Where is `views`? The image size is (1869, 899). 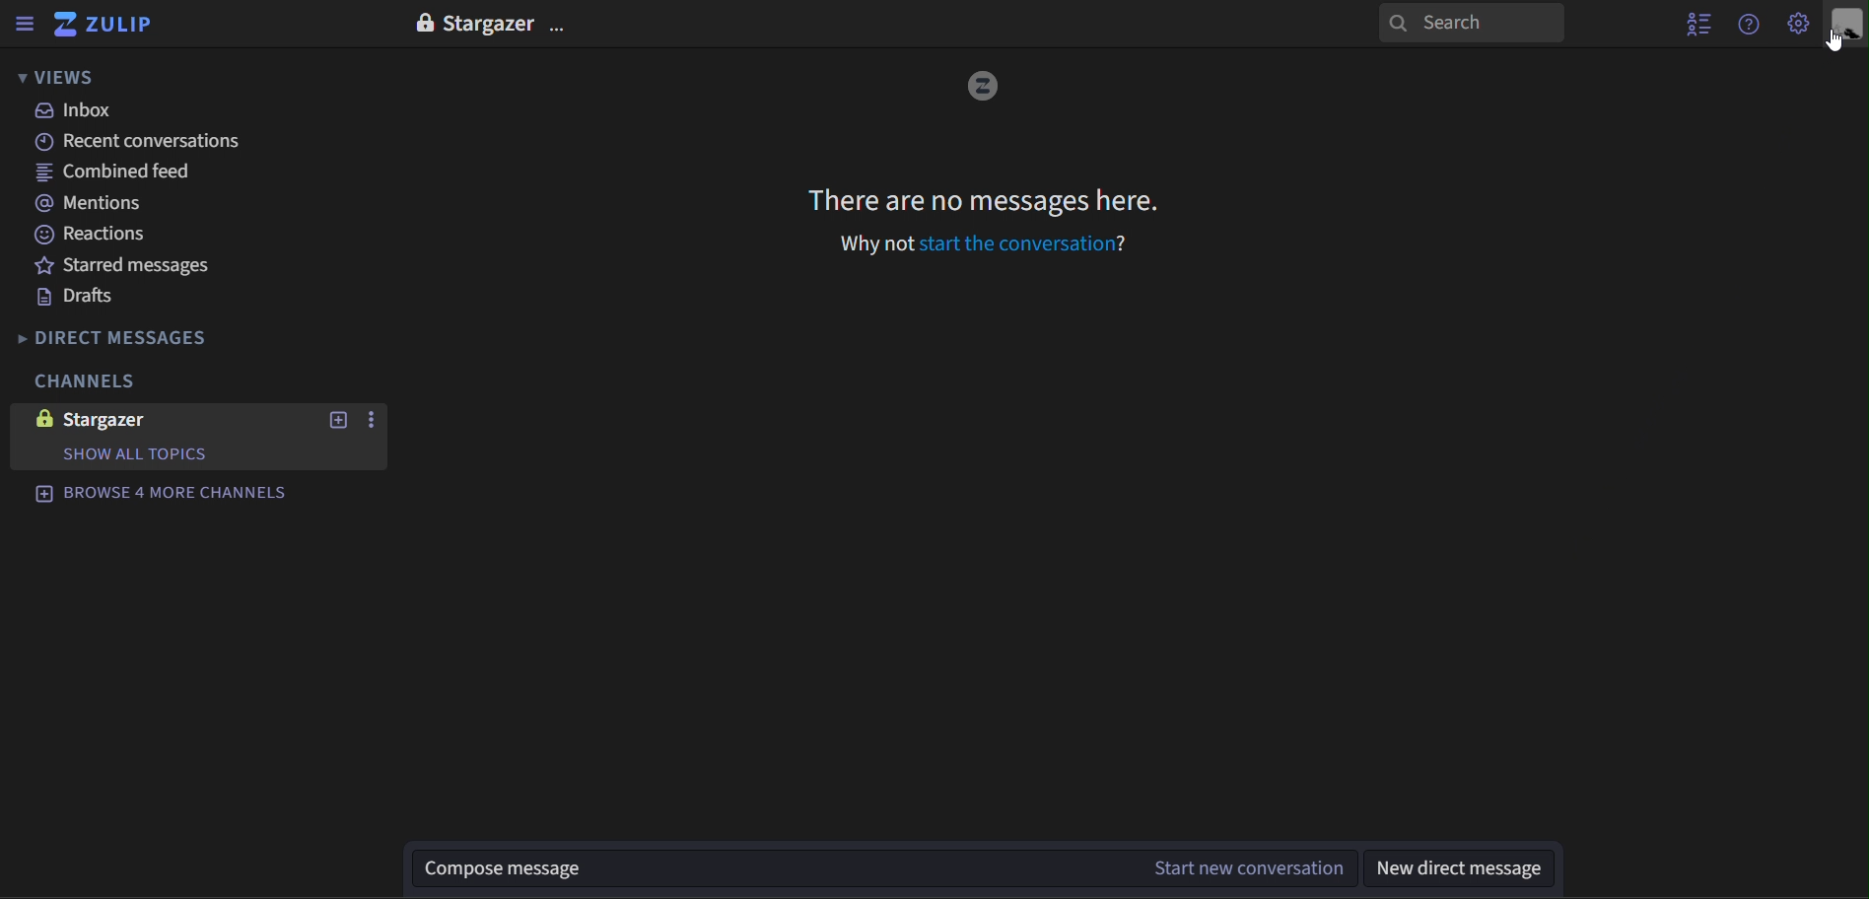
views is located at coordinates (57, 76).